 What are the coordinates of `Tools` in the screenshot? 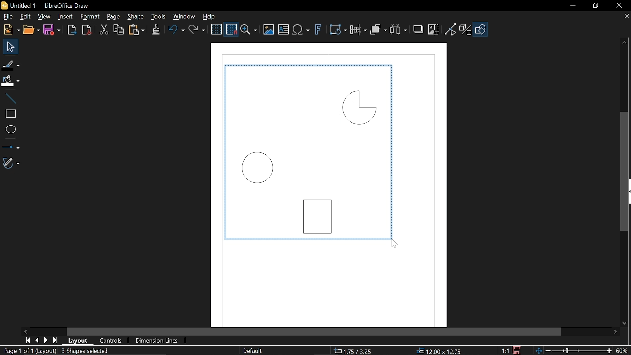 It's located at (158, 17).